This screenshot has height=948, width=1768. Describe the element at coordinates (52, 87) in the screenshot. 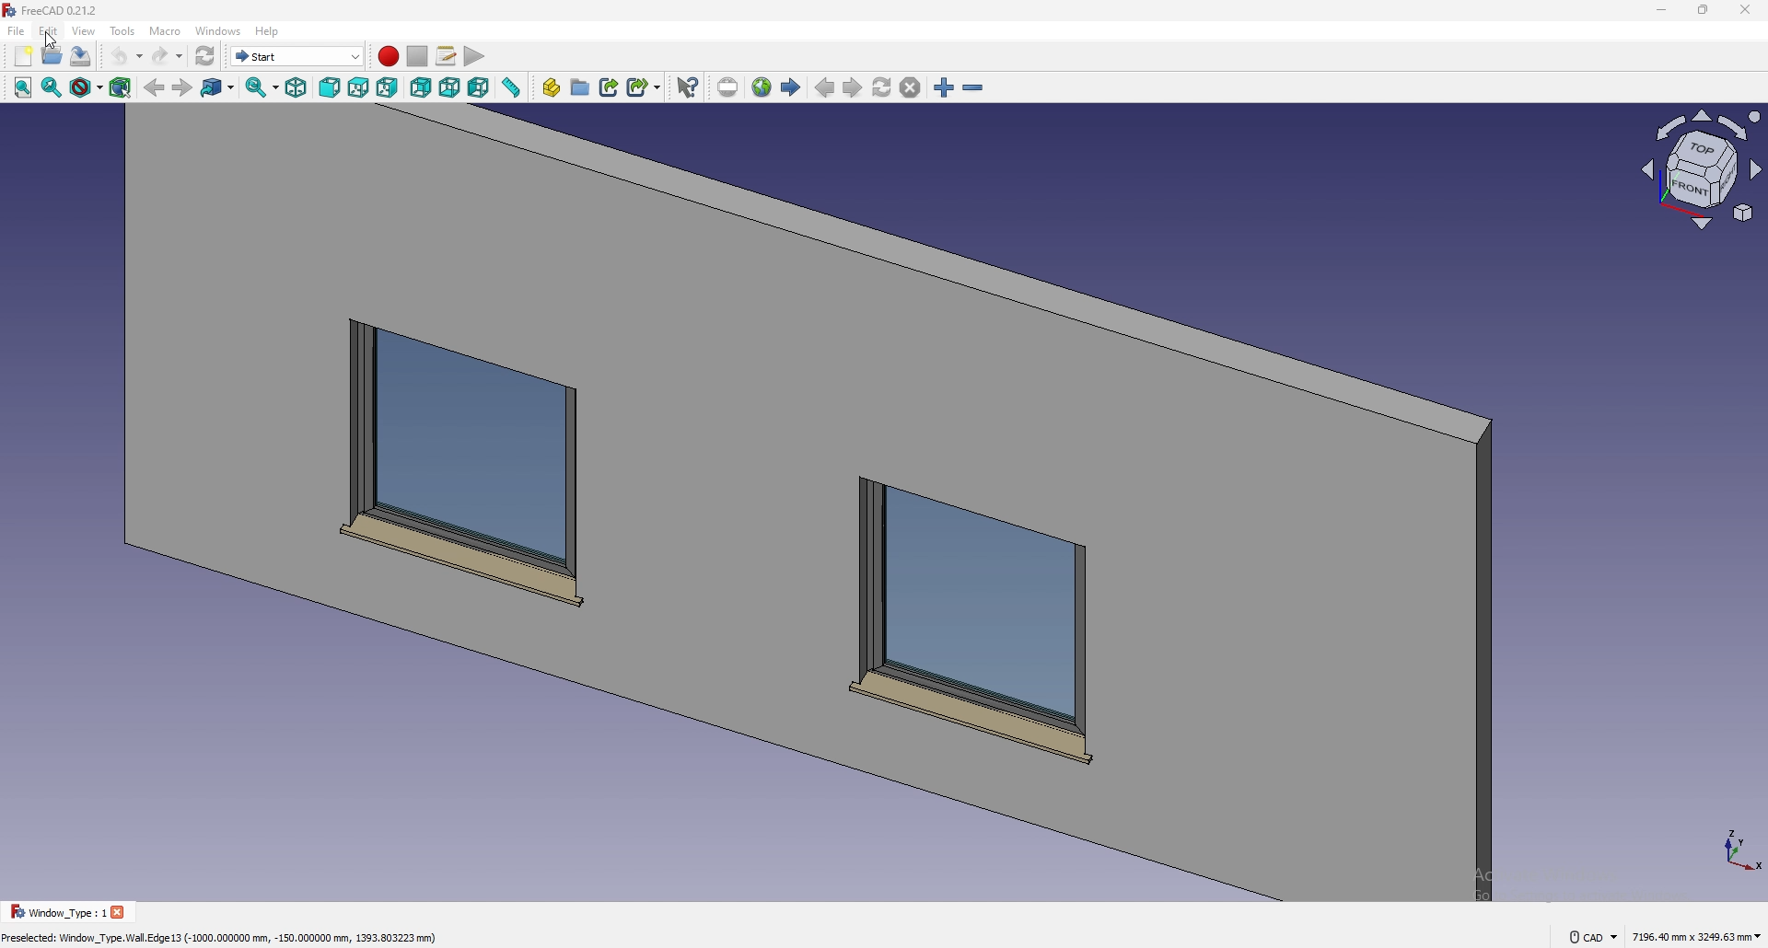

I see `fit selection` at that location.